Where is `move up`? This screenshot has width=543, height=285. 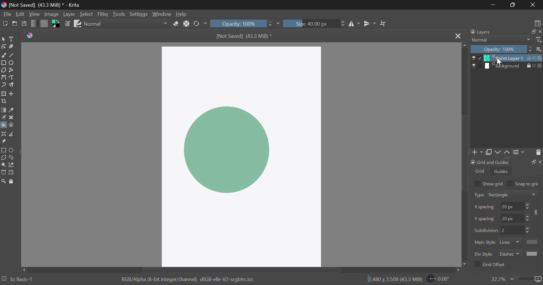 move up is located at coordinates (463, 46).